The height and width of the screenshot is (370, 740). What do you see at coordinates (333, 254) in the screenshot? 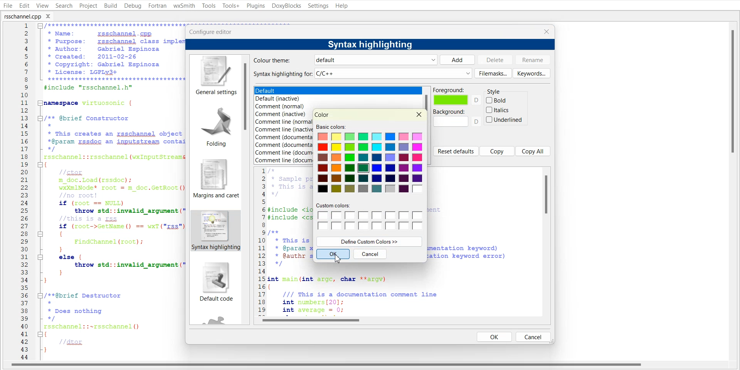
I see `OK` at bounding box center [333, 254].